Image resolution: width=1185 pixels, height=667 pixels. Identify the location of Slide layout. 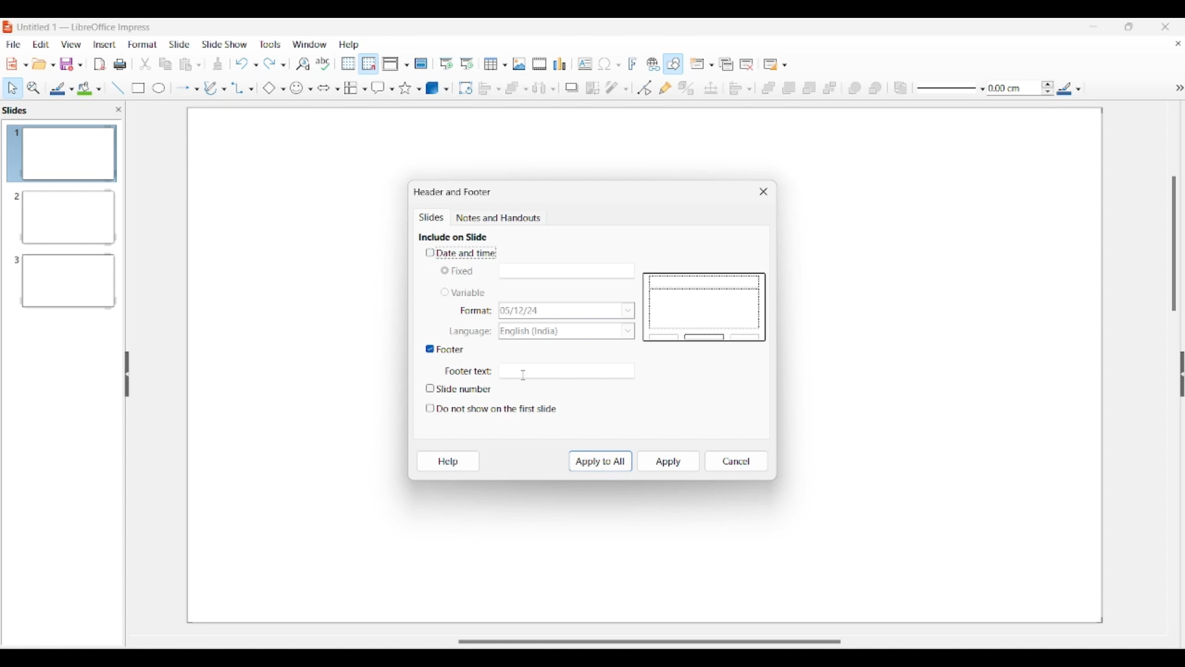
(776, 64).